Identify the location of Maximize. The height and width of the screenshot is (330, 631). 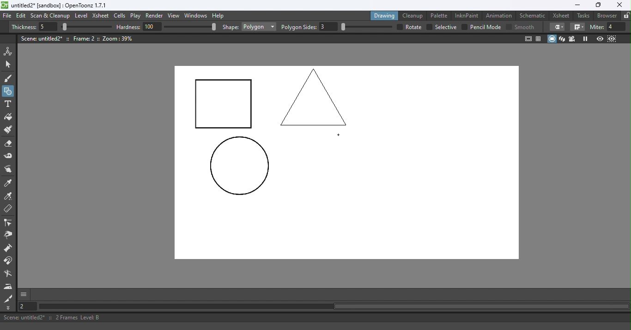
(597, 6).